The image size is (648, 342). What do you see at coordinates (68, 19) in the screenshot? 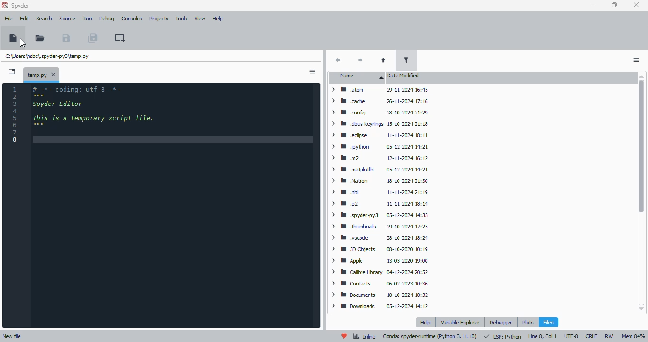
I see `source` at bounding box center [68, 19].